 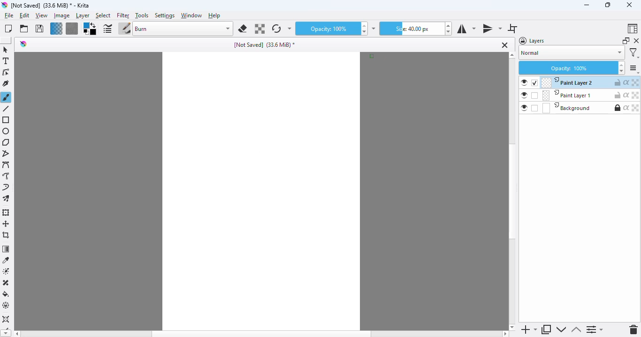 I want to click on delete the layer or mask, so click(x=634, y=330).